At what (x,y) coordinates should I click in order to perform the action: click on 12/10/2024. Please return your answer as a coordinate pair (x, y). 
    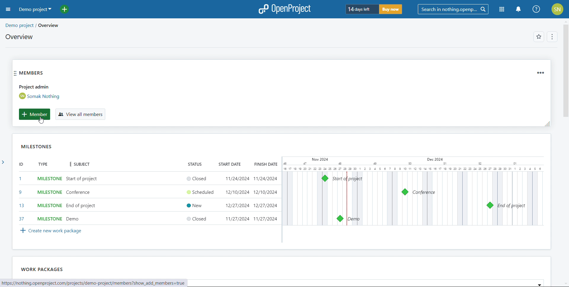
    Looking at the image, I should click on (265, 193).